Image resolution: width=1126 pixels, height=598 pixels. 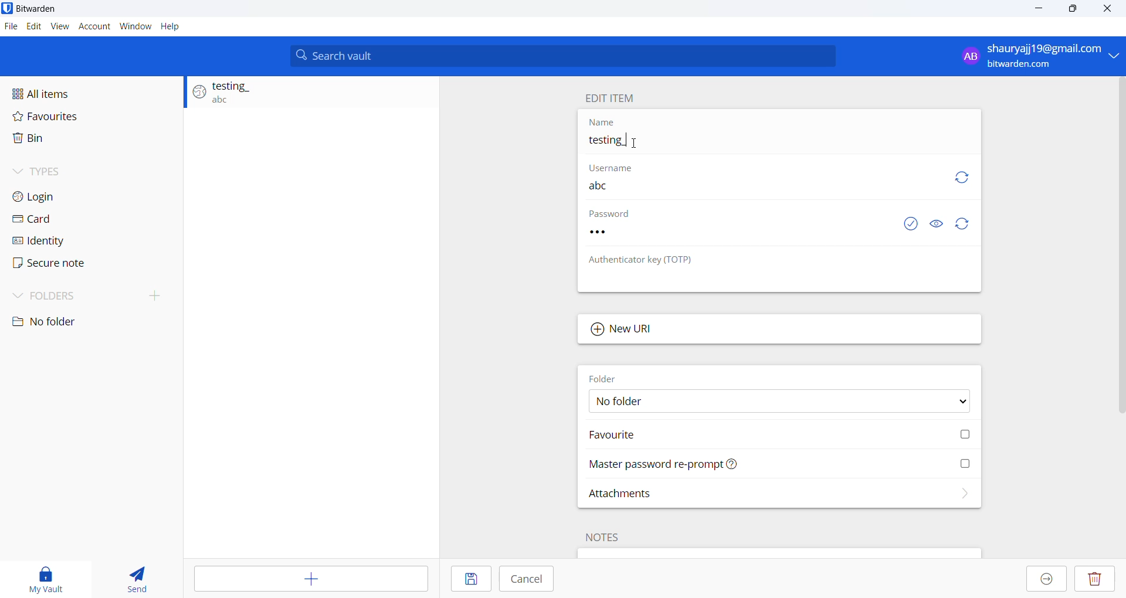 What do you see at coordinates (1037, 56) in the screenshot?
I see `Login account email` at bounding box center [1037, 56].